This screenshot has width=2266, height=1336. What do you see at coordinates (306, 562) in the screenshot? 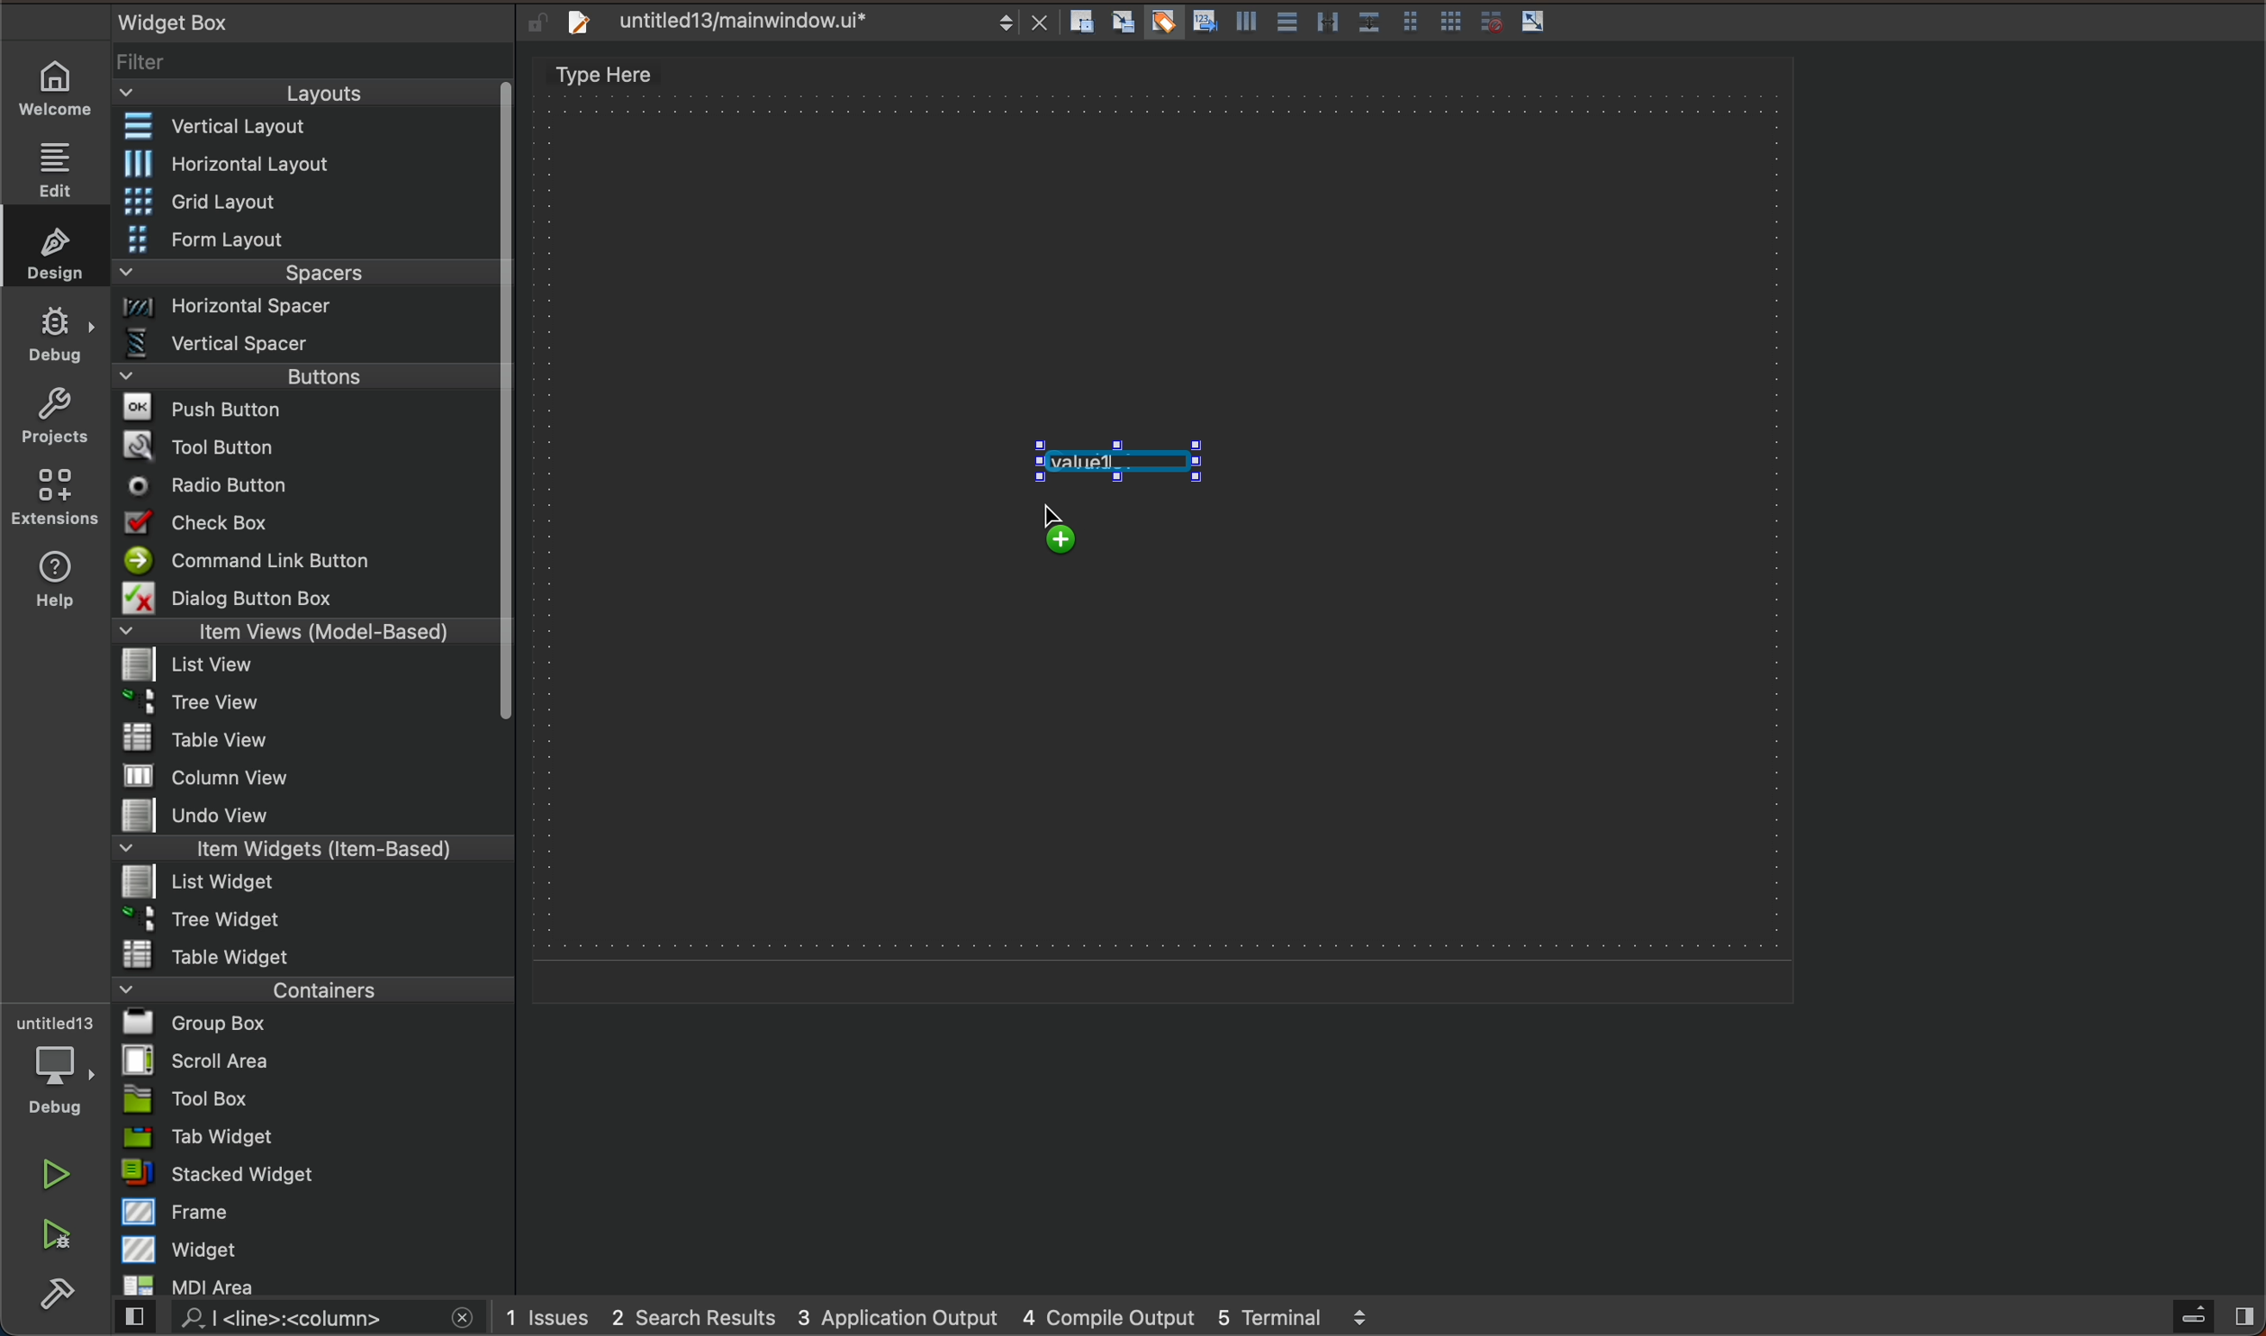
I see `command line` at bounding box center [306, 562].